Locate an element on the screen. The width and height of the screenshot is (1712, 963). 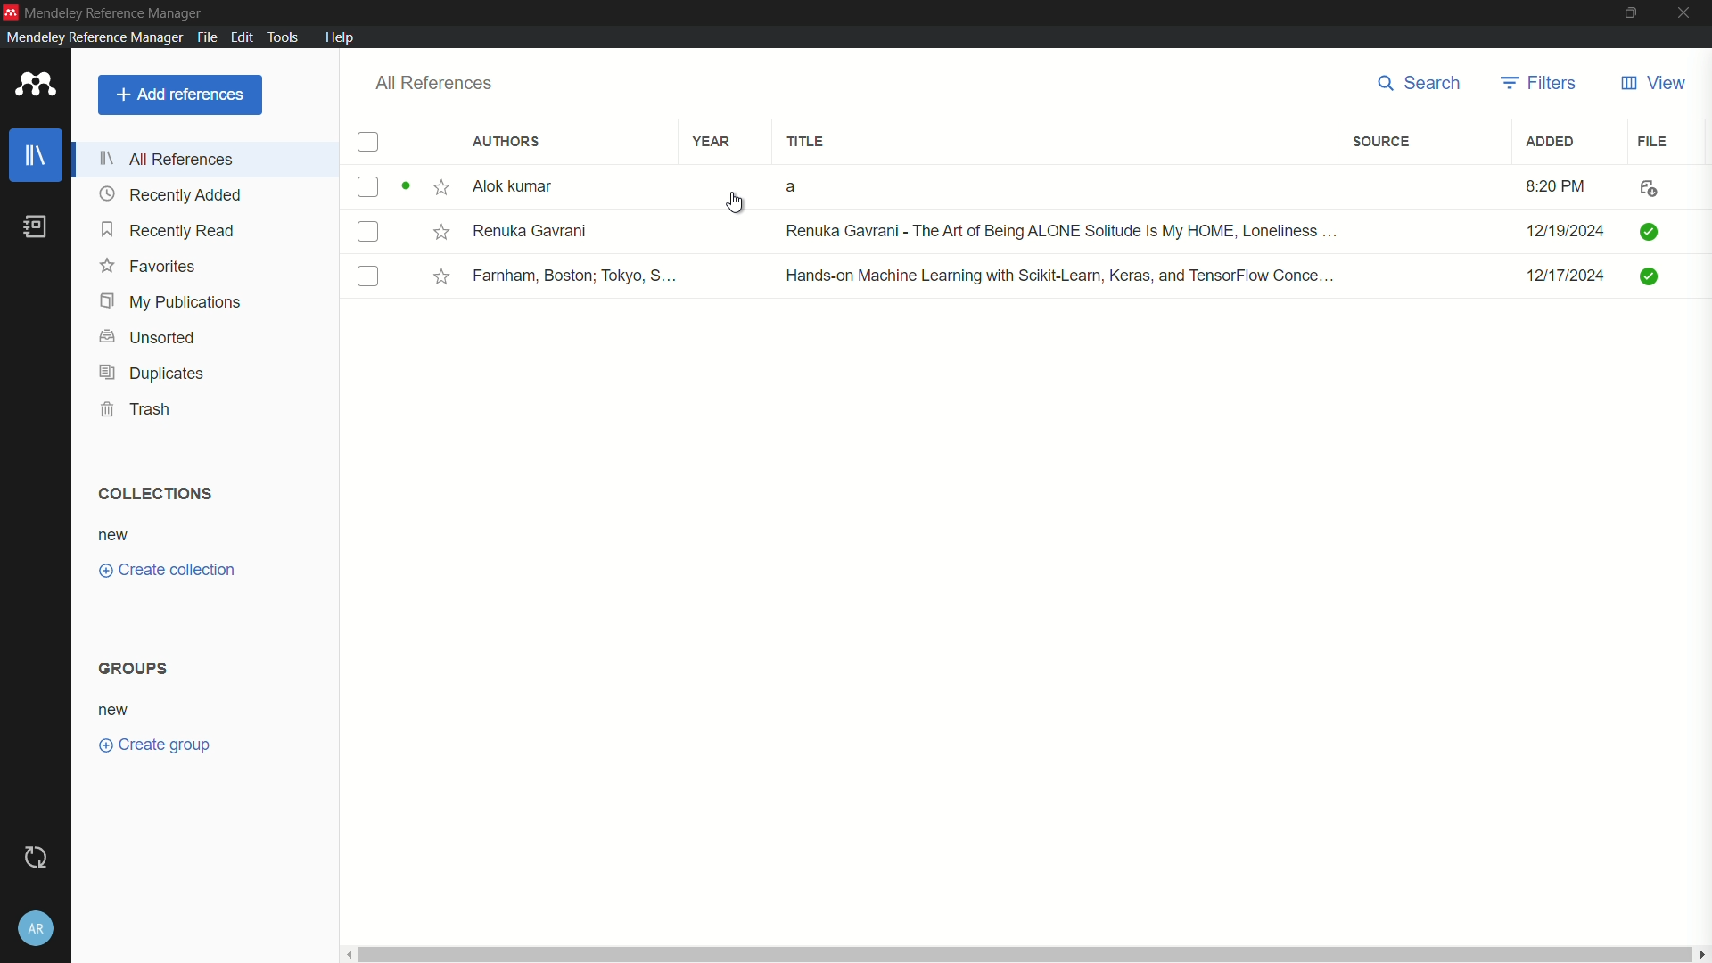
added is located at coordinates (1551, 143).